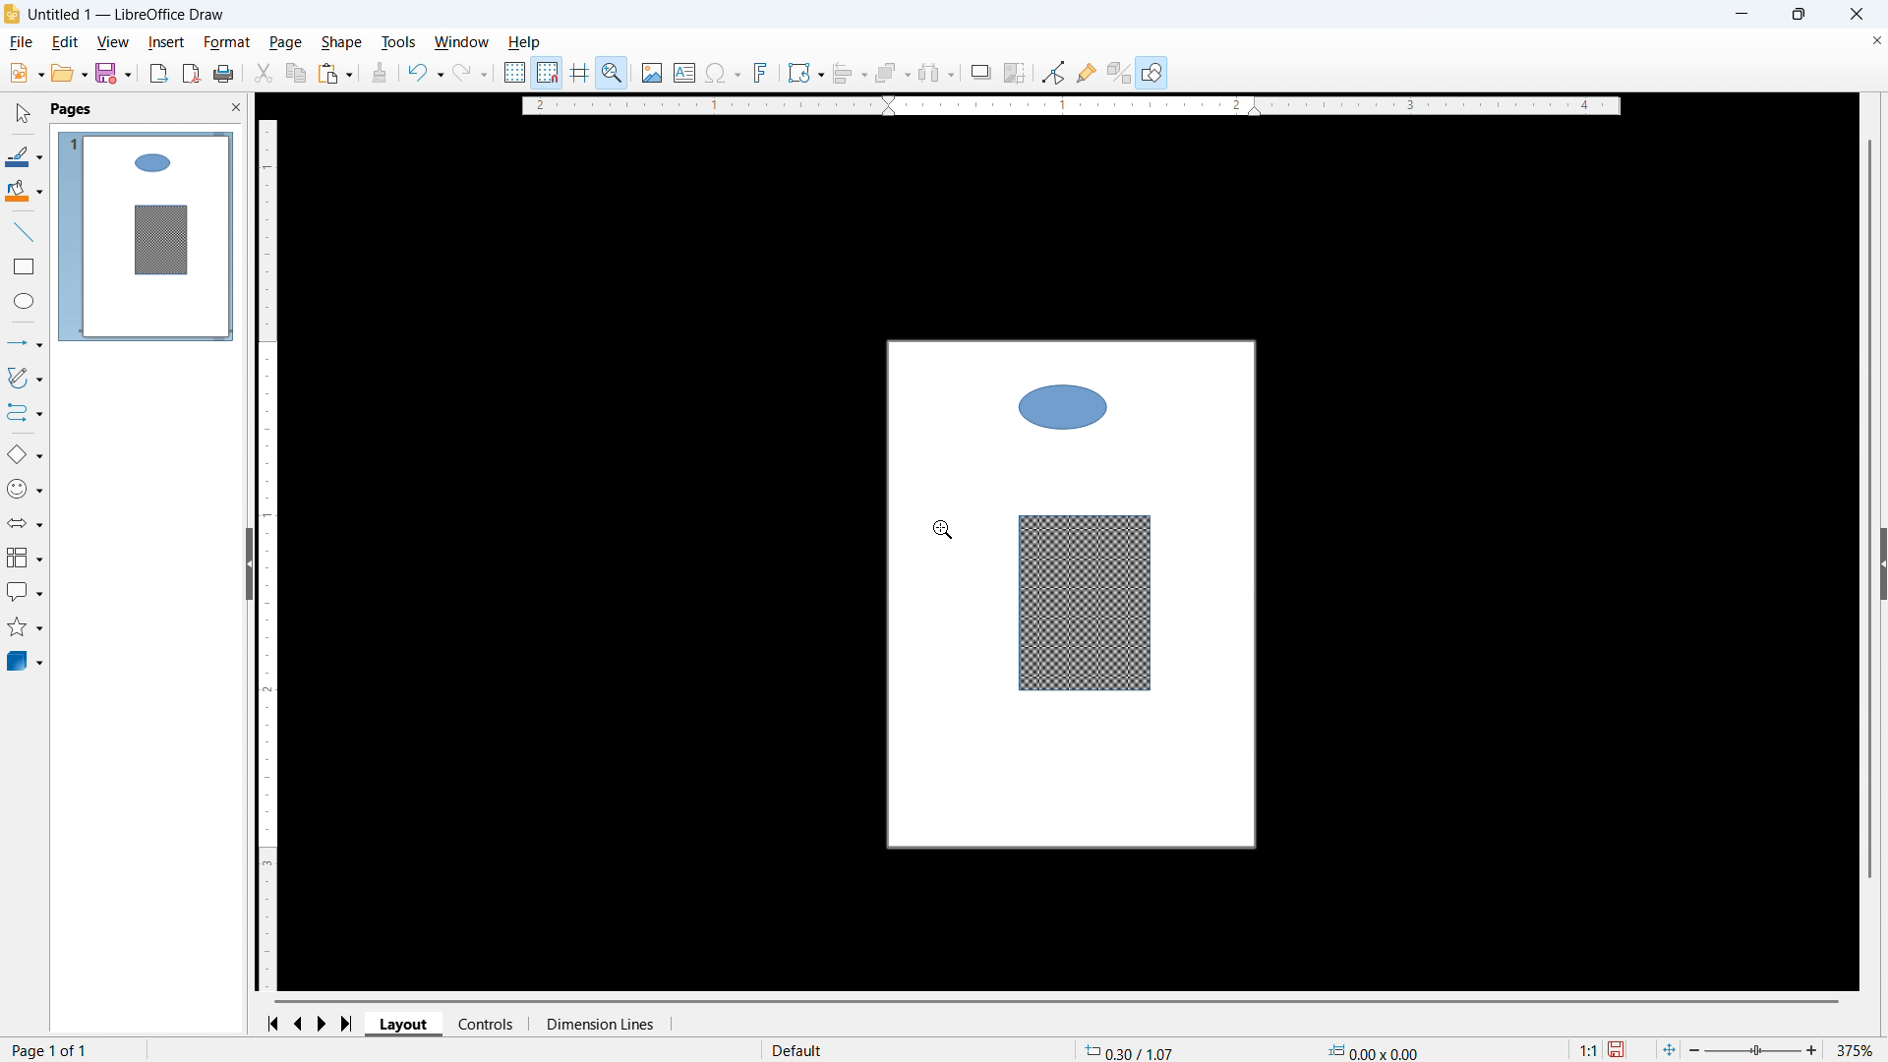  I want to click on Copy , so click(295, 73).